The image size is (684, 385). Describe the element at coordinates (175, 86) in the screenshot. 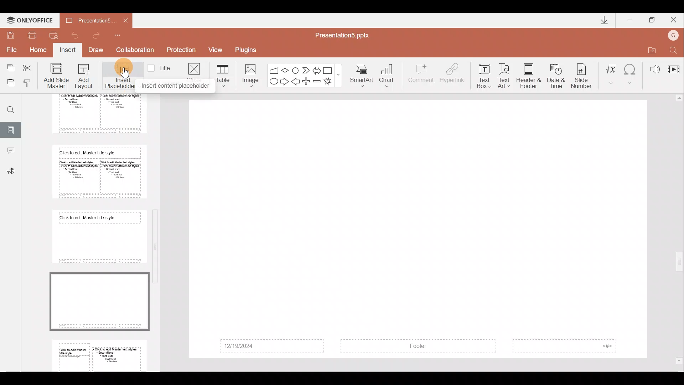

I see `Insert content placeholder` at that location.